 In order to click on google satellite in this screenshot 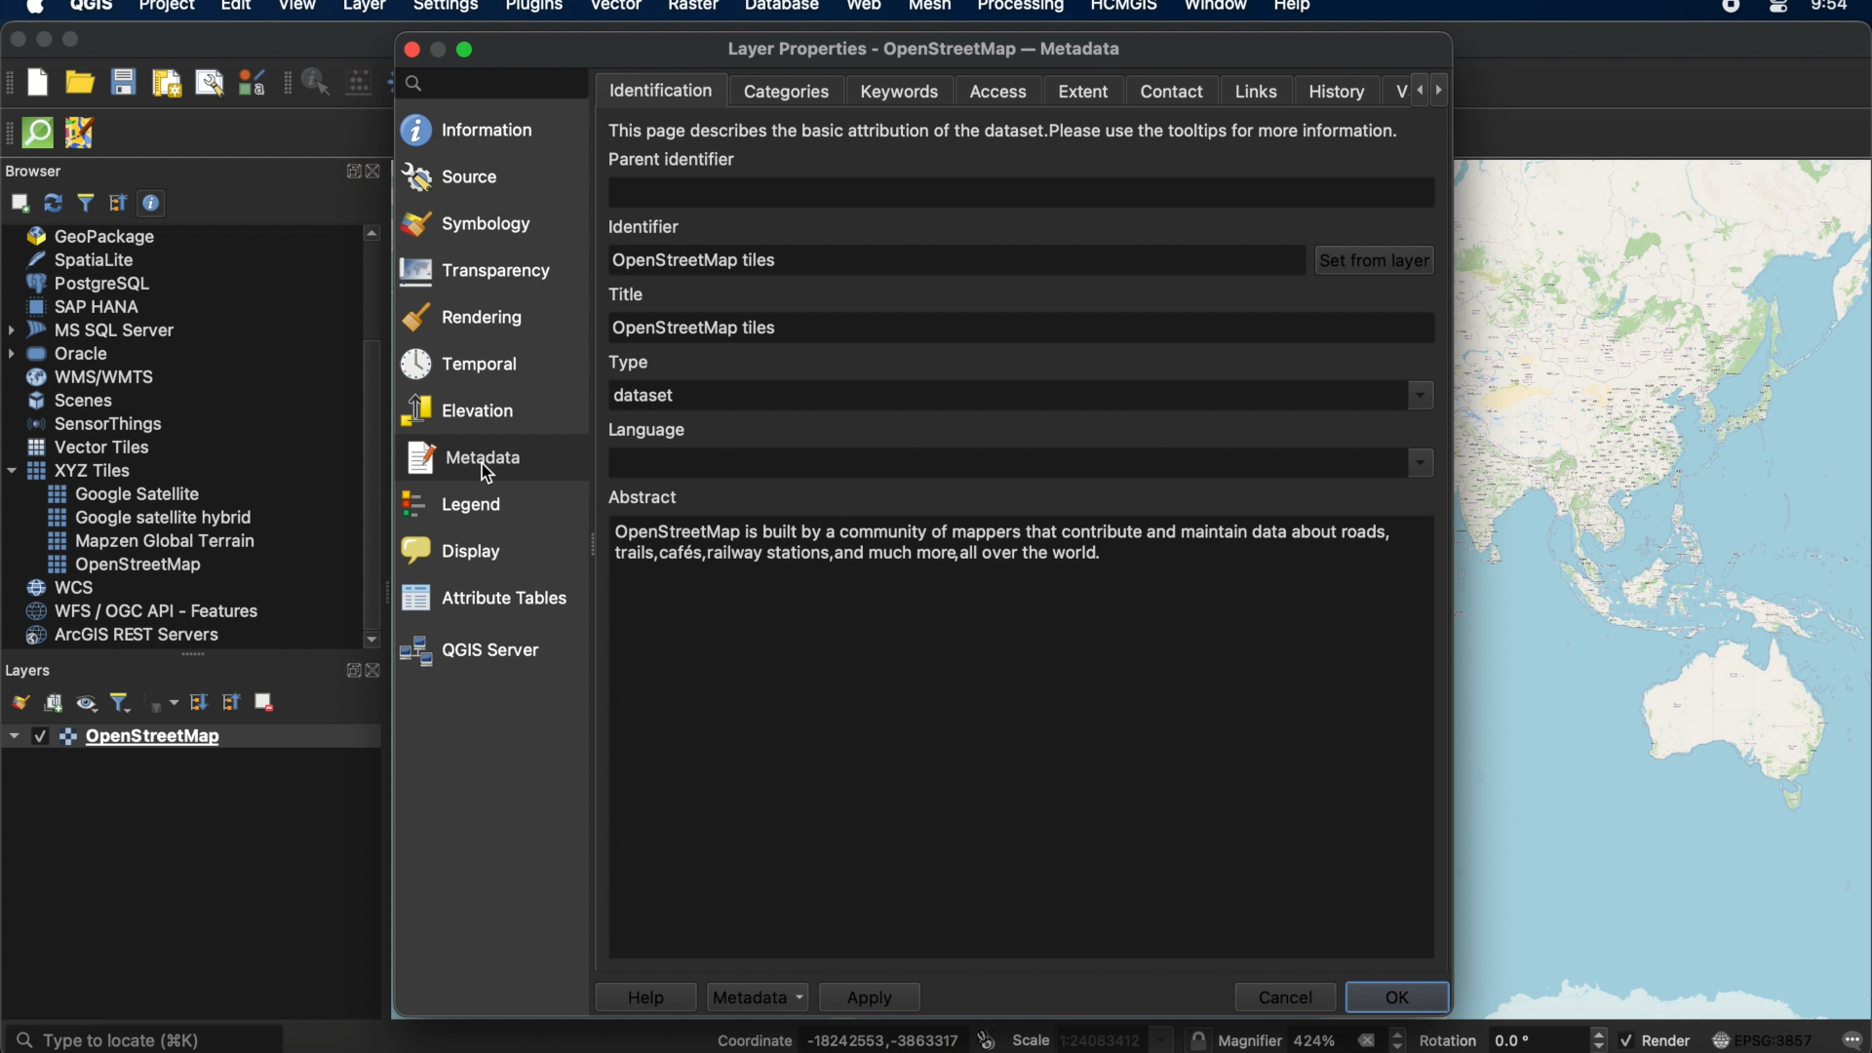, I will do `click(131, 493)`.